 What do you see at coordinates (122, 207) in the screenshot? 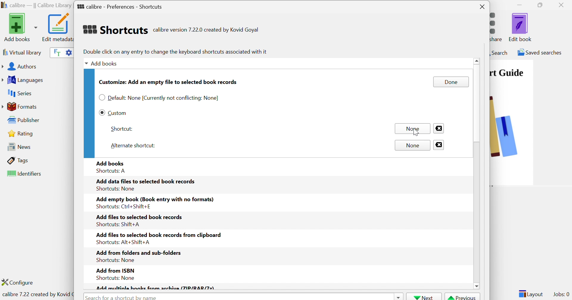
I see `Shortcuts: Ctrl+Shift+E` at bounding box center [122, 207].